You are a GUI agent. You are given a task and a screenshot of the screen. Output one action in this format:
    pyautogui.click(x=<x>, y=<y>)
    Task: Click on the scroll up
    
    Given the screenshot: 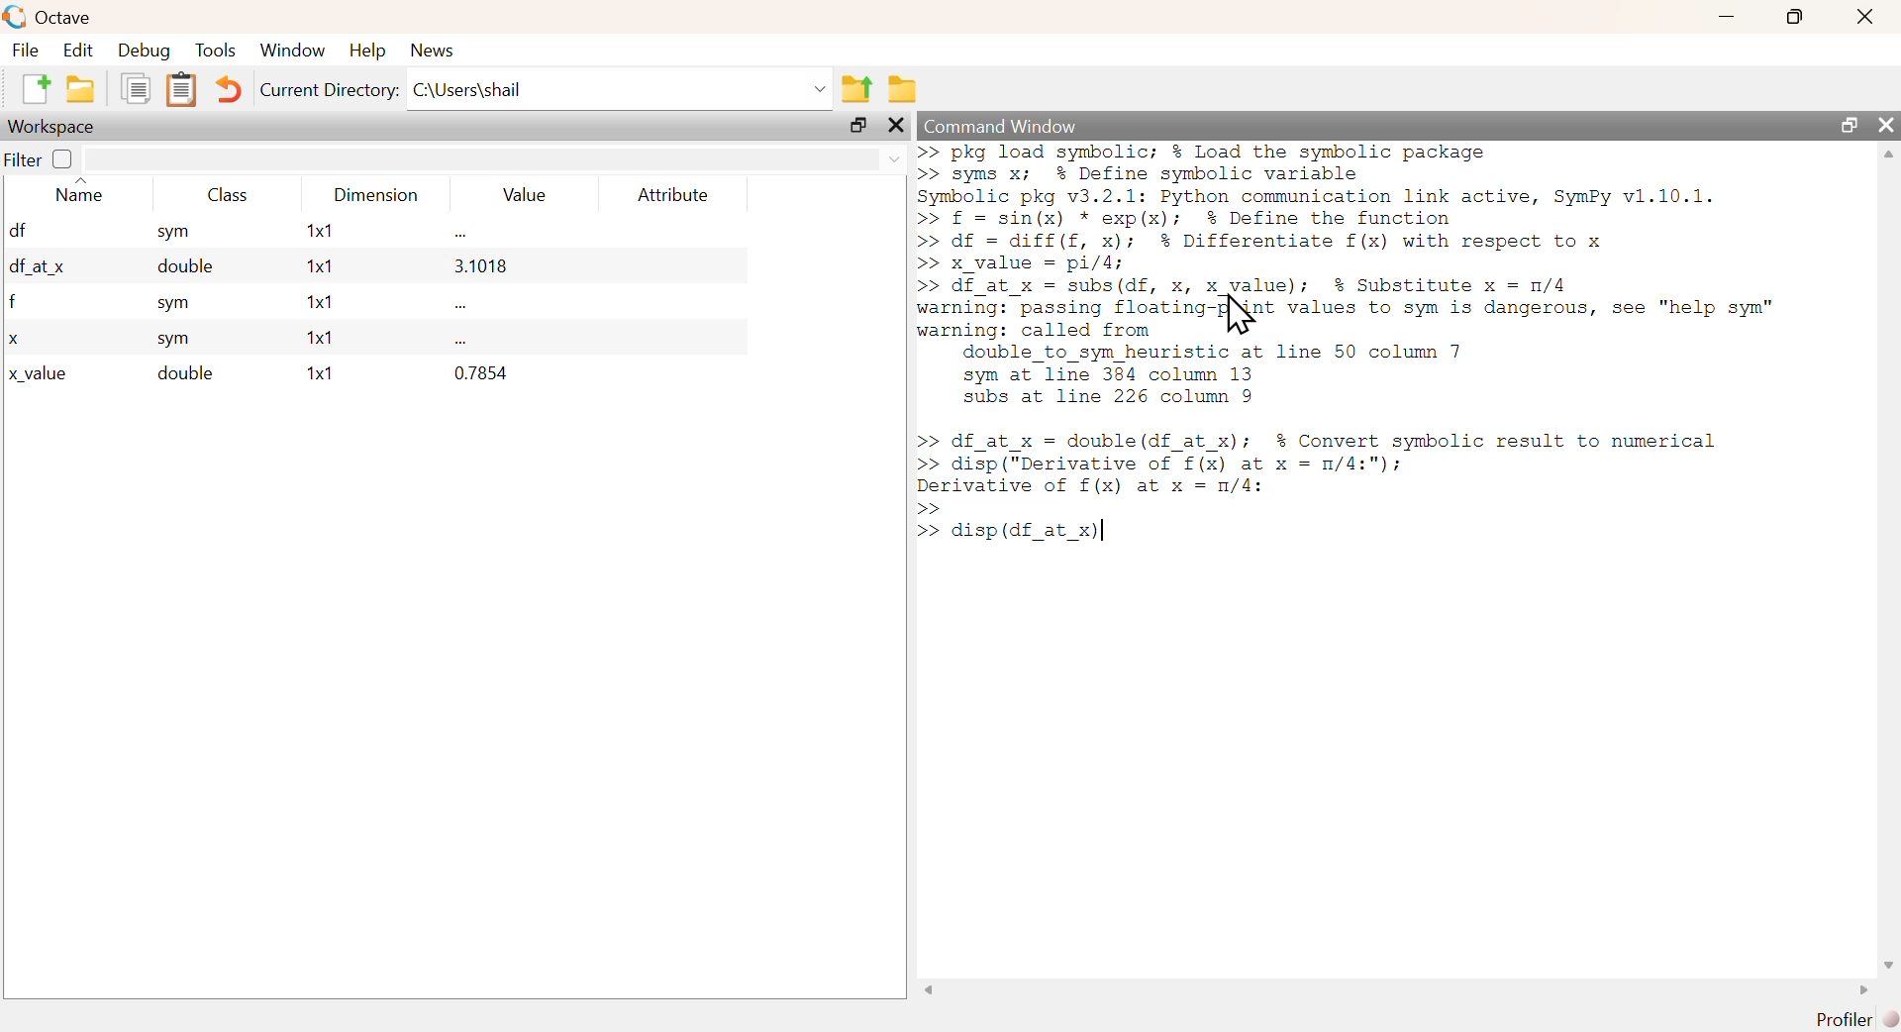 What is the action you would take?
    pyautogui.click(x=1888, y=154)
    